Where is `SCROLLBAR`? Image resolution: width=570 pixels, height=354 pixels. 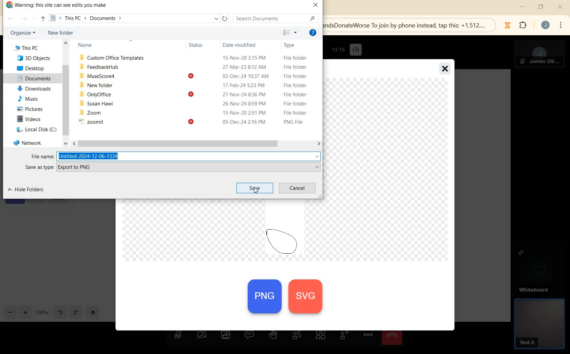 SCROLLBAR is located at coordinates (64, 93).